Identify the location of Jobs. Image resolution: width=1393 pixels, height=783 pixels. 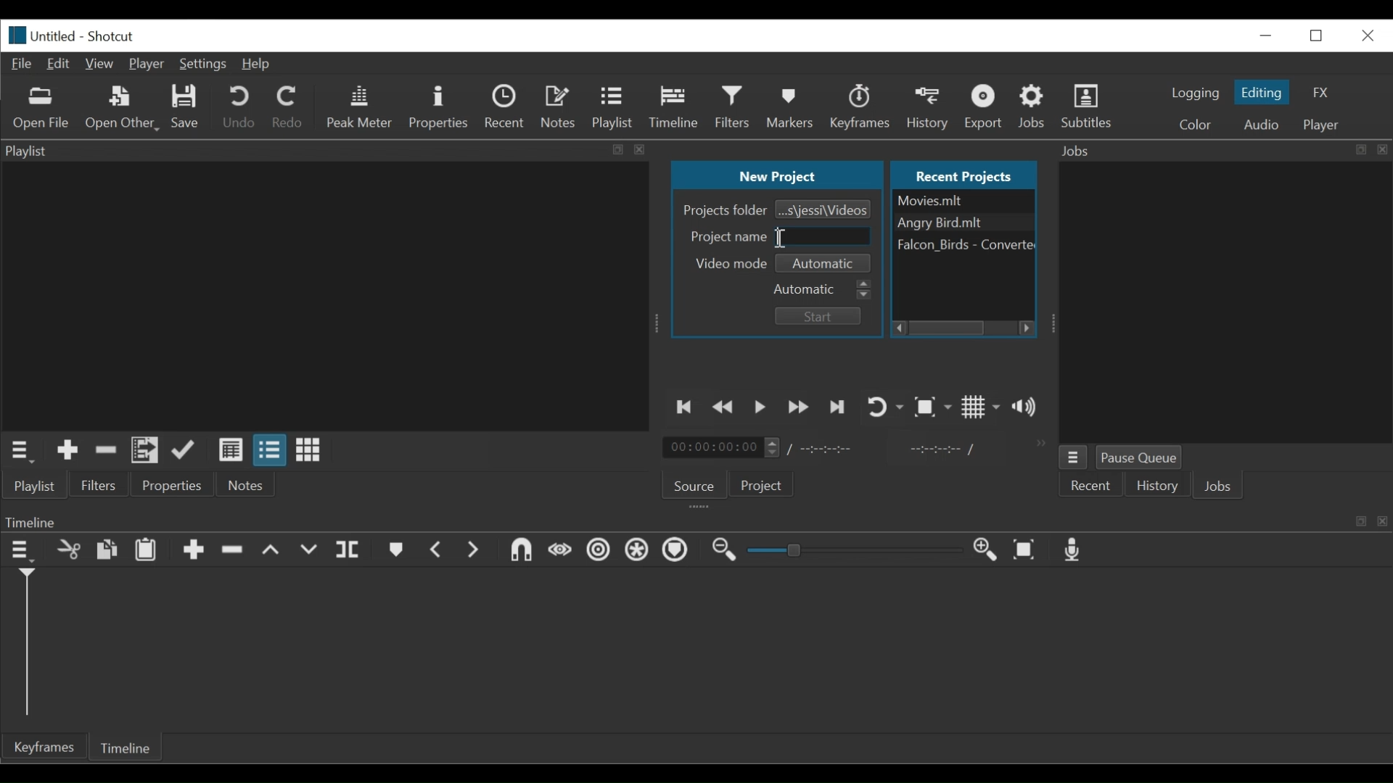
(1033, 108).